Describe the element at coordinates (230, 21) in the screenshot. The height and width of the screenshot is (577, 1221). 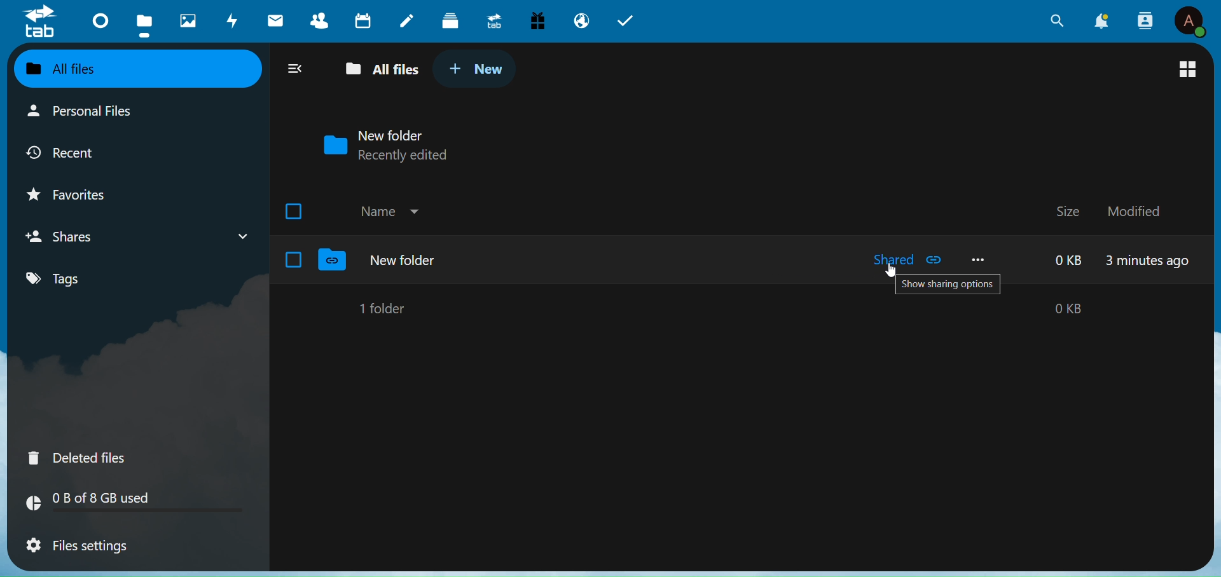
I see `Activity` at that location.